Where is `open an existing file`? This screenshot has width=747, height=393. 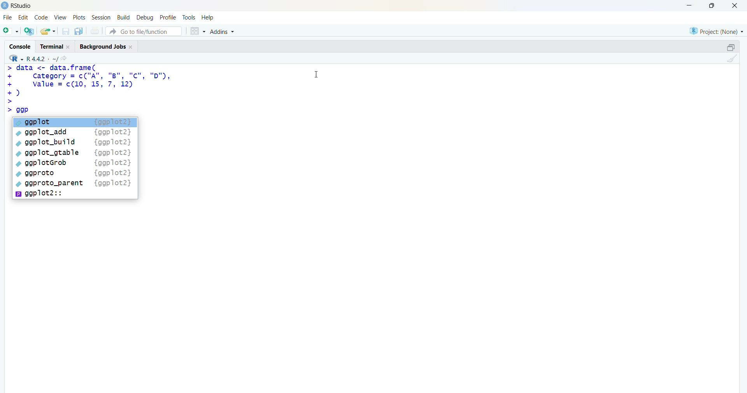 open an existing file is located at coordinates (47, 31).